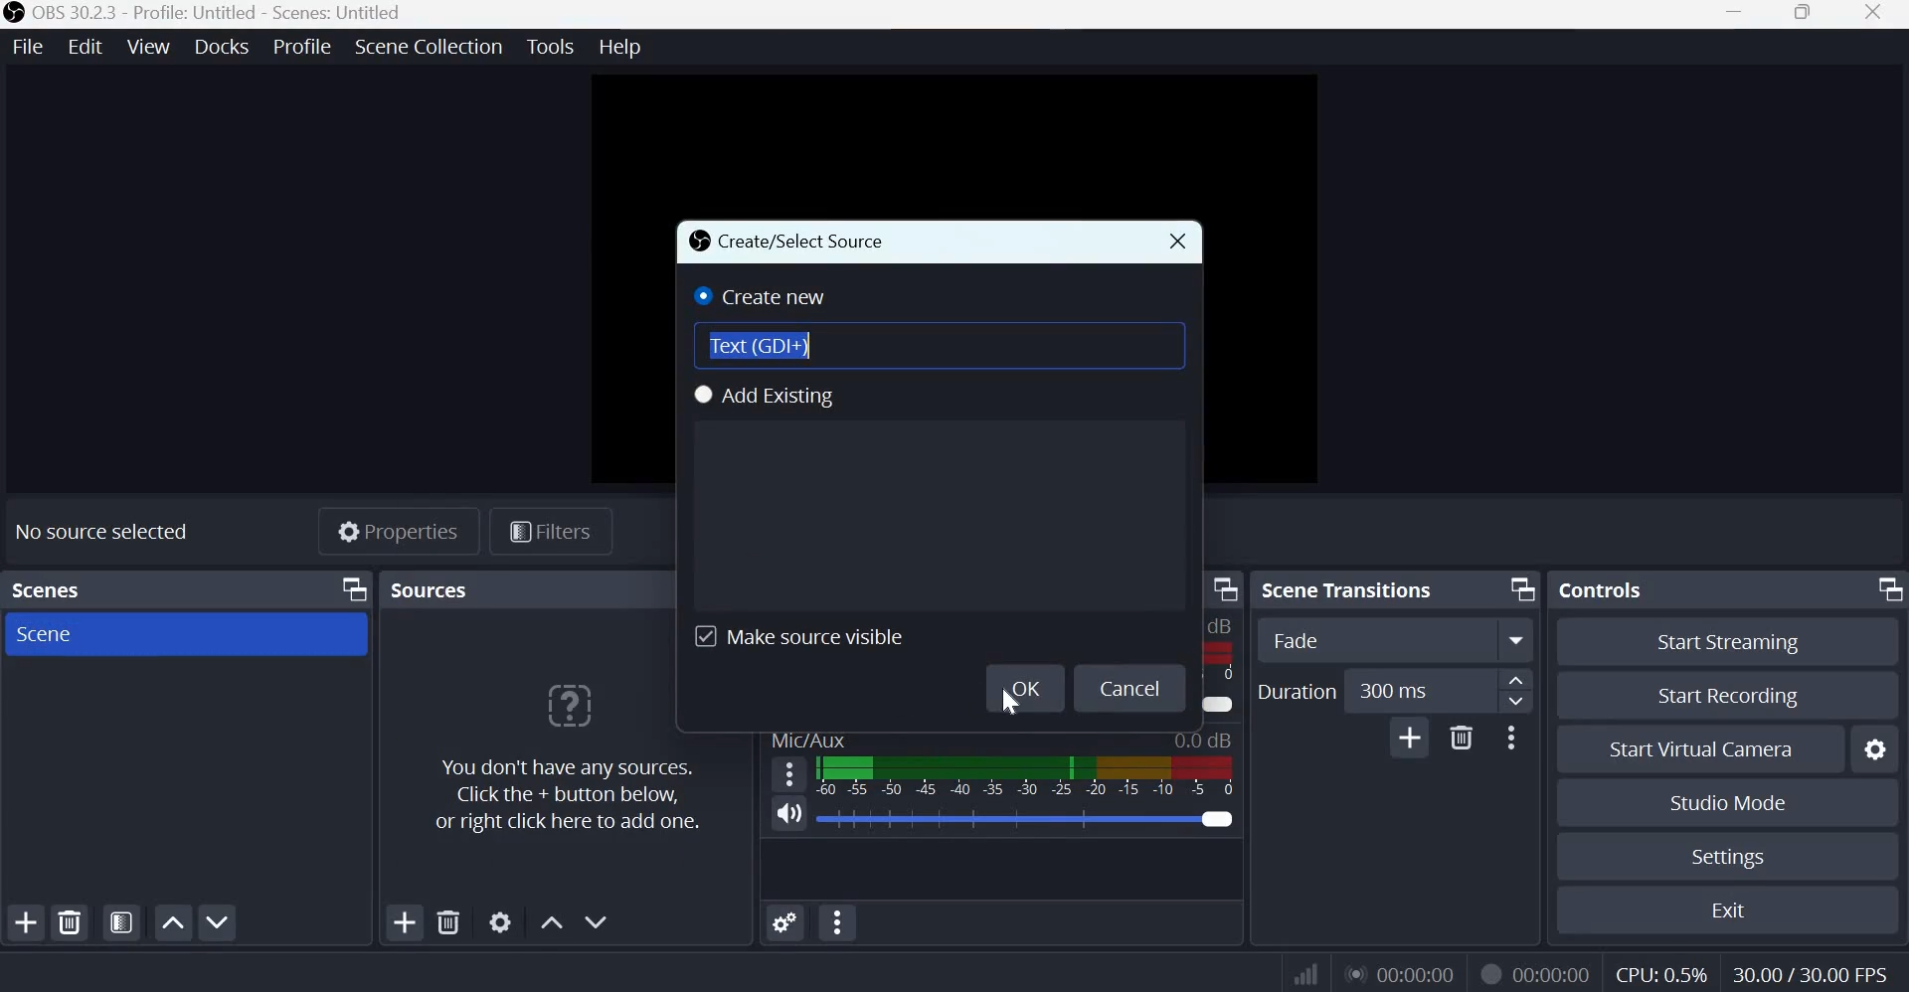  What do you see at coordinates (1520, 587) in the screenshot?
I see ` Dock Options icon` at bounding box center [1520, 587].